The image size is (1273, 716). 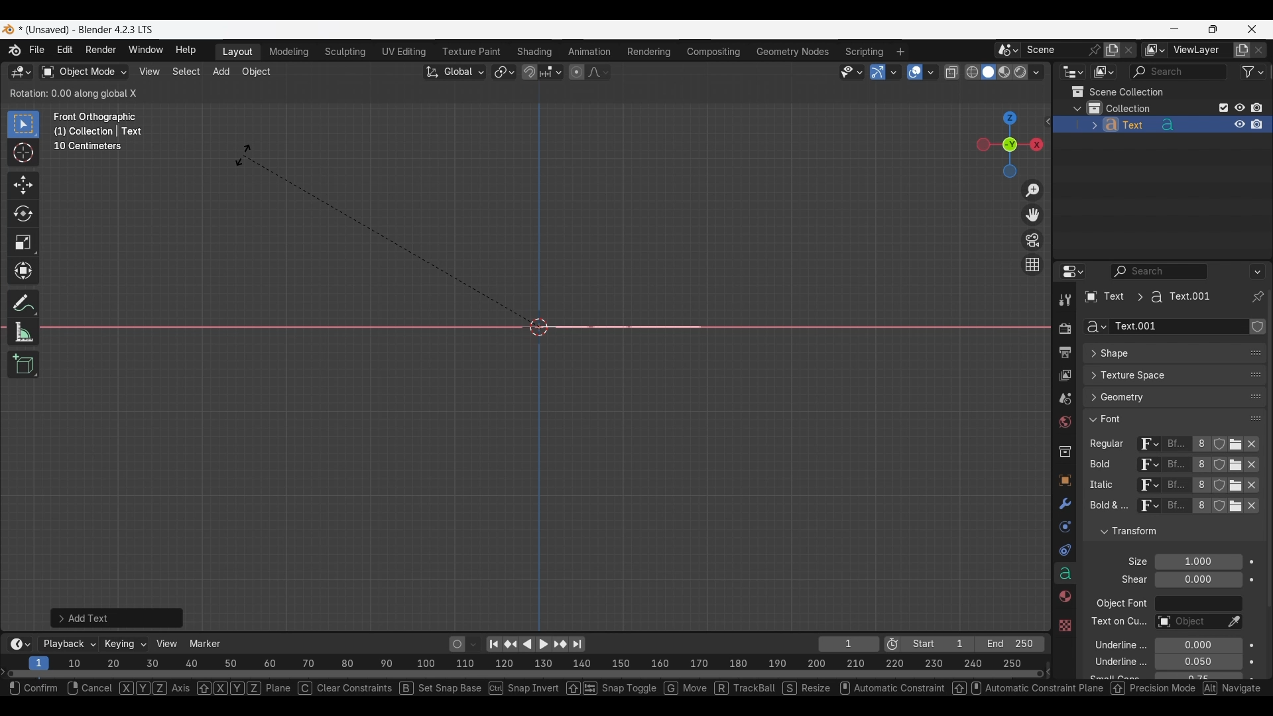 What do you see at coordinates (599, 72) in the screenshot?
I see `Proportional editing falloff` at bounding box center [599, 72].